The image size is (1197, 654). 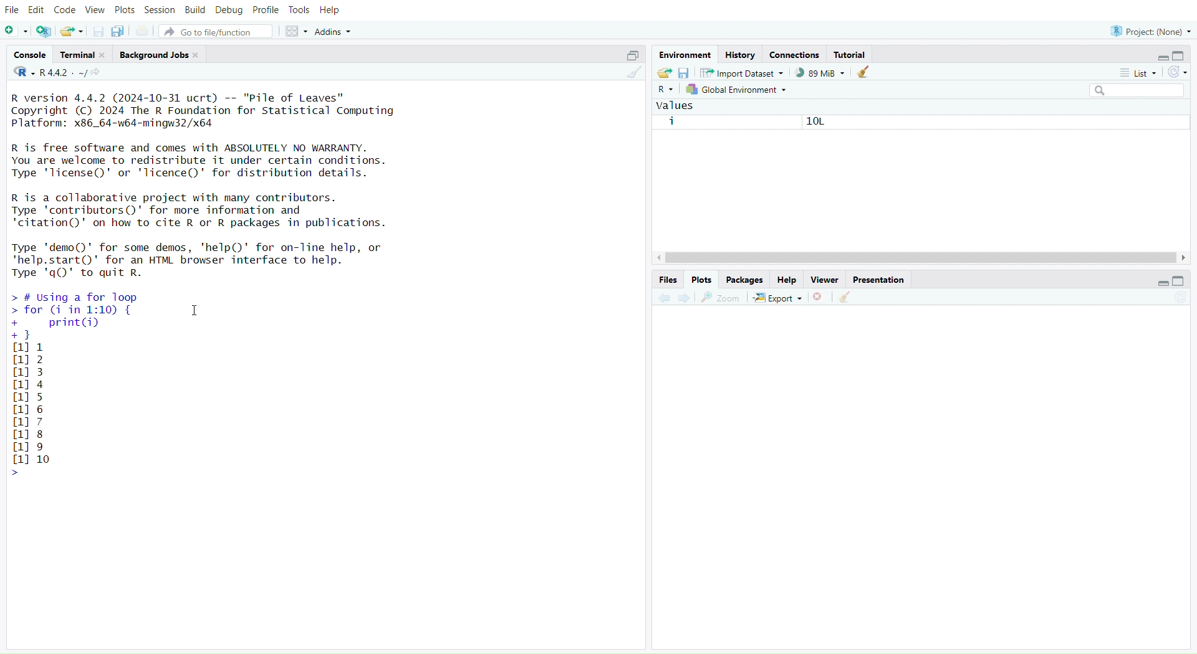 I want to click on save all open document, so click(x=121, y=31).